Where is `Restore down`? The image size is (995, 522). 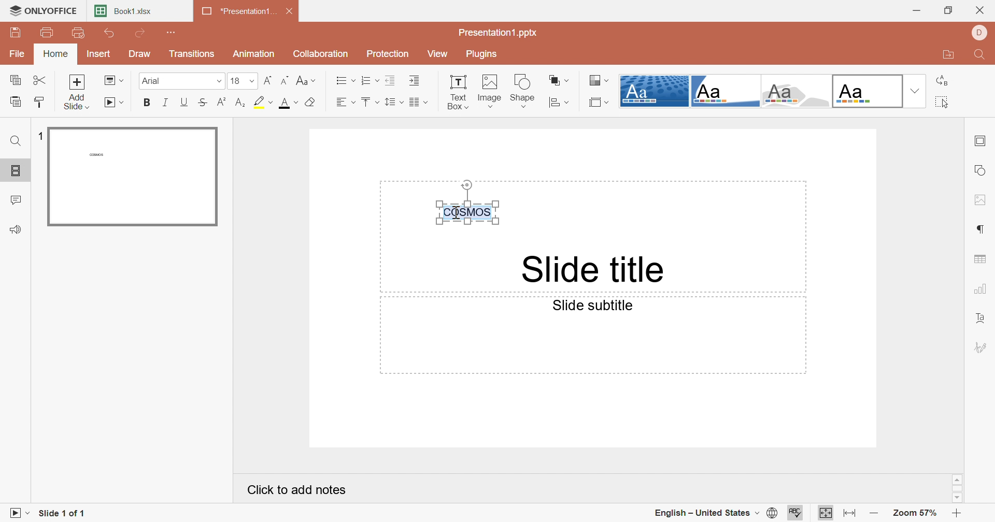 Restore down is located at coordinates (951, 10).